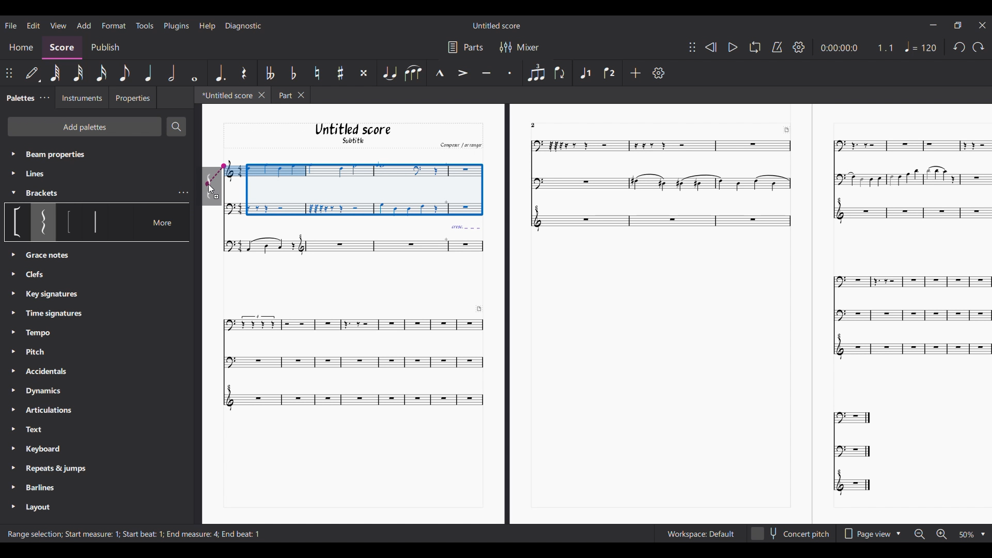 The image size is (992, 558). I want to click on , so click(849, 482).